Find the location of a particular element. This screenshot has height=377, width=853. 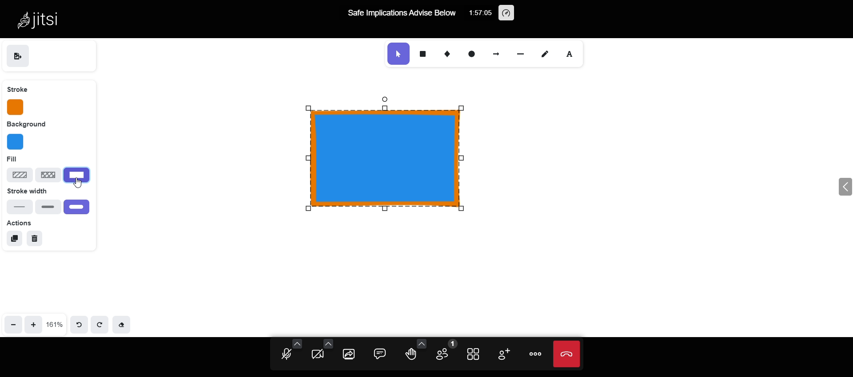

video setting is located at coordinates (324, 341).